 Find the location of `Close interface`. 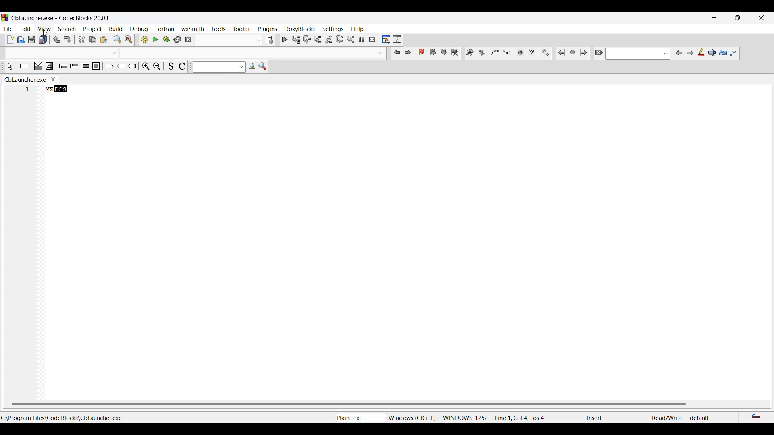

Close interface is located at coordinates (762, 18).